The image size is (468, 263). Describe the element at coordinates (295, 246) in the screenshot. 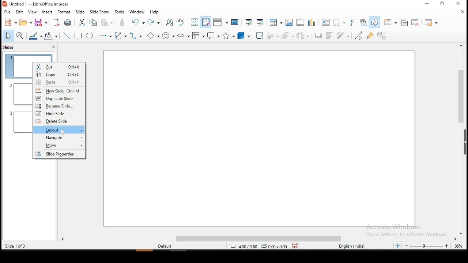

I see `save` at that location.